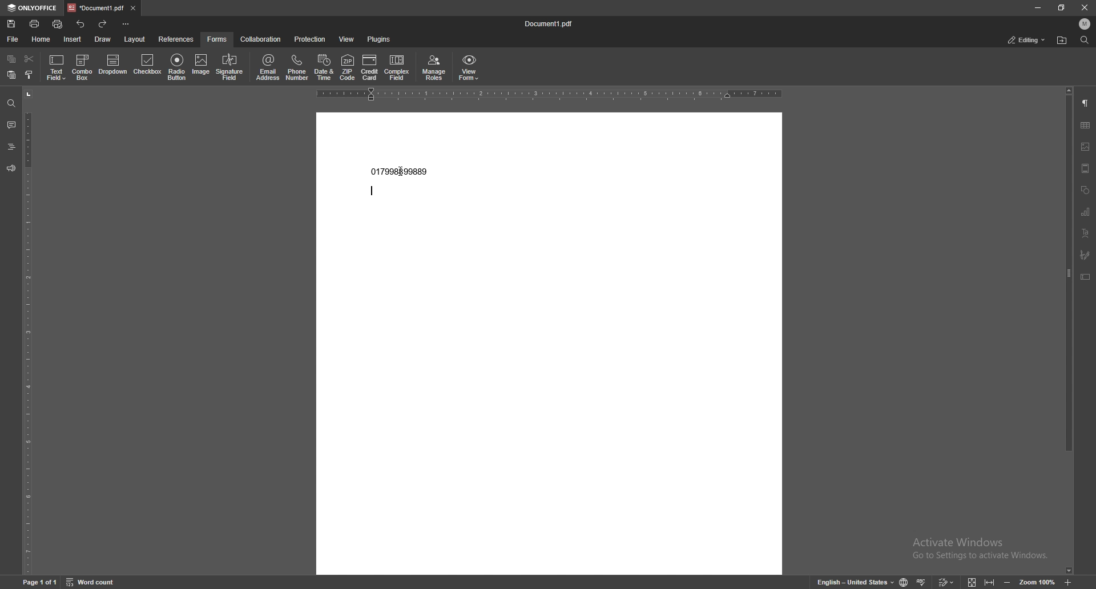 Image resolution: width=1096 pixels, height=589 pixels. Describe the element at coordinates (1085, 103) in the screenshot. I see `paragraph` at that location.